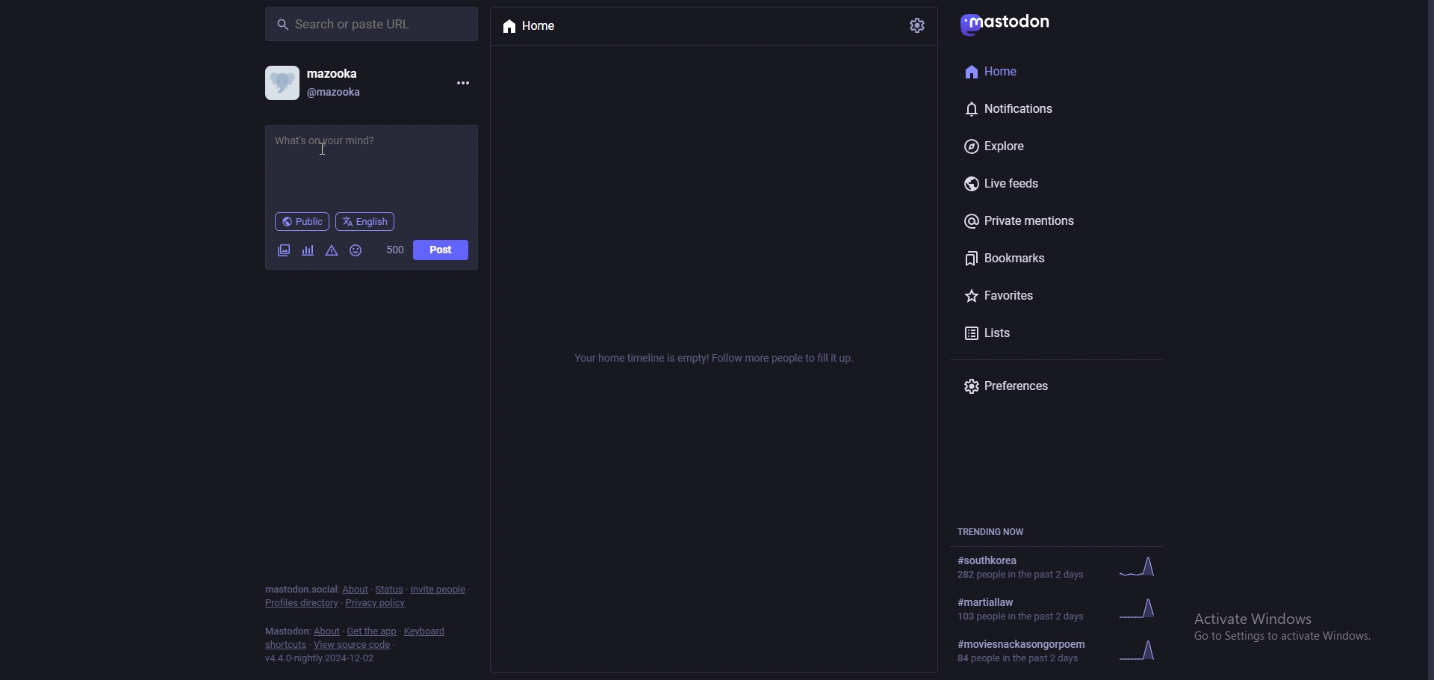  What do you see at coordinates (327, 631) in the screenshot?
I see `about` at bounding box center [327, 631].